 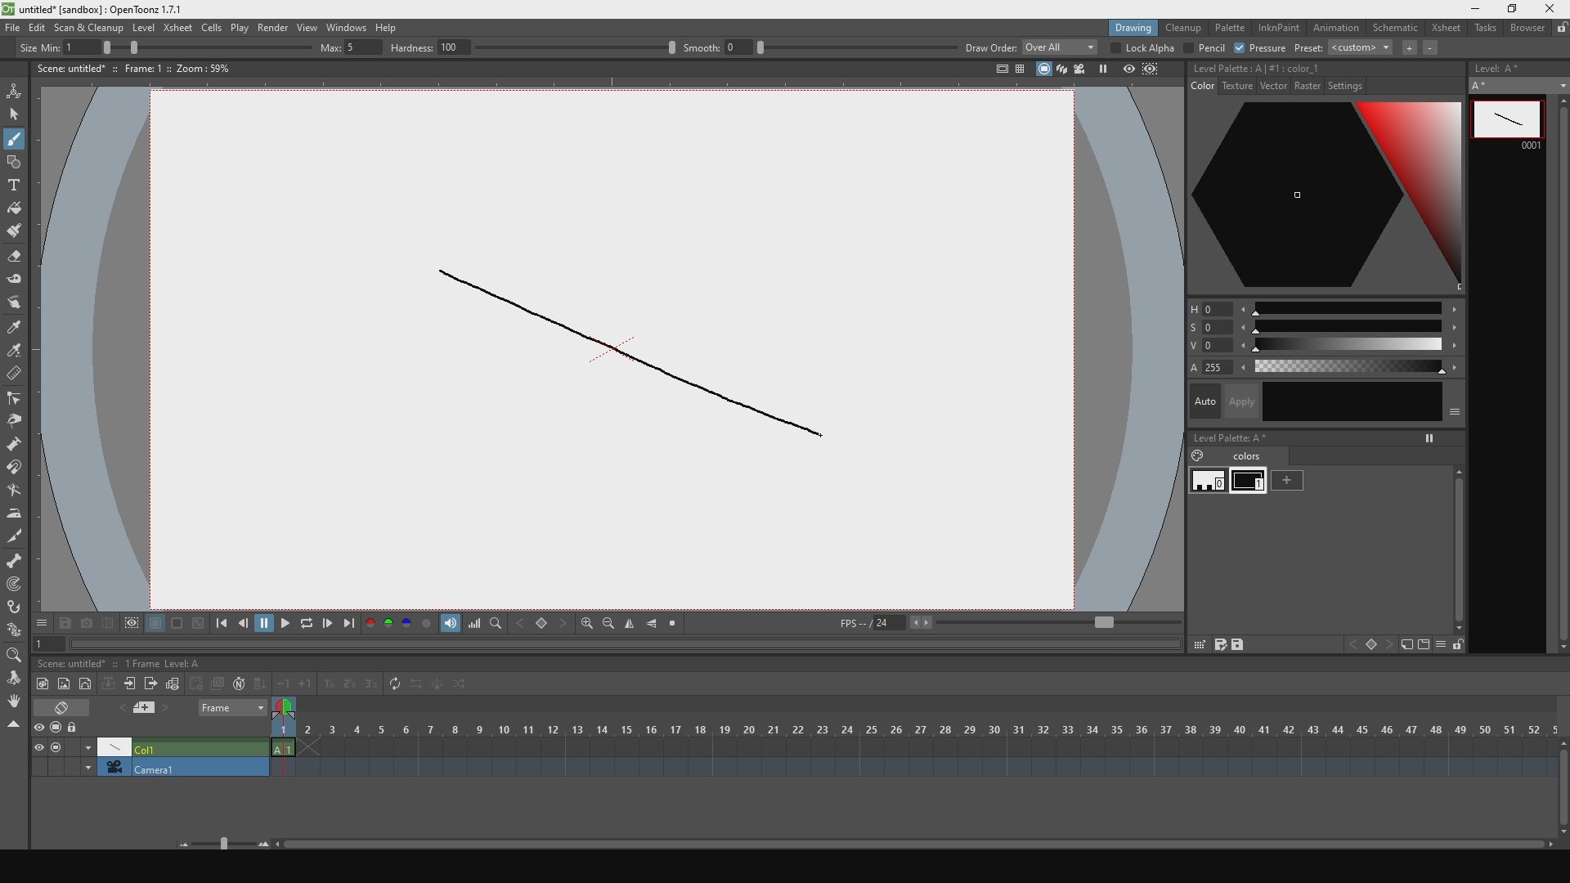 What do you see at coordinates (155, 625) in the screenshot?
I see `white background` at bounding box center [155, 625].